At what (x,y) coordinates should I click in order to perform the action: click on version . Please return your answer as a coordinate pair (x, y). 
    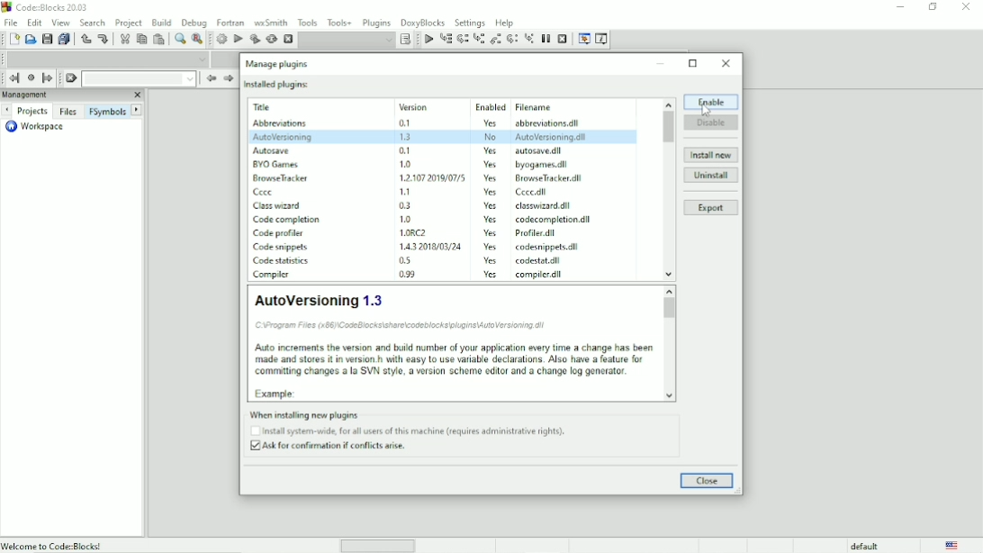
    Looking at the image, I should click on (405, 191).